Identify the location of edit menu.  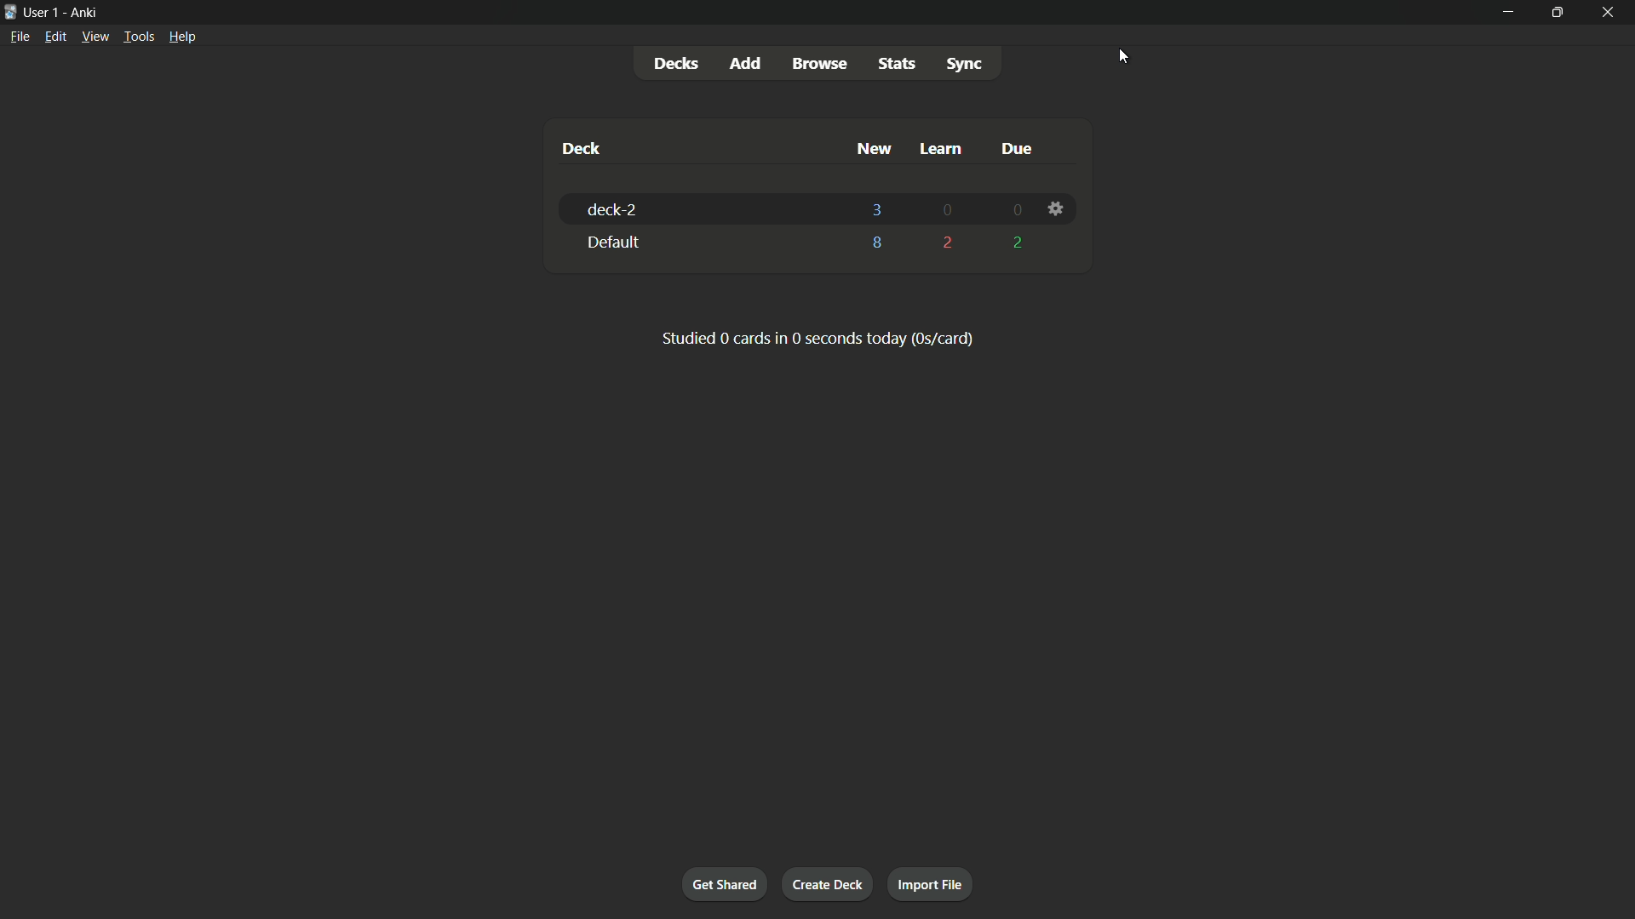
(55, 37).